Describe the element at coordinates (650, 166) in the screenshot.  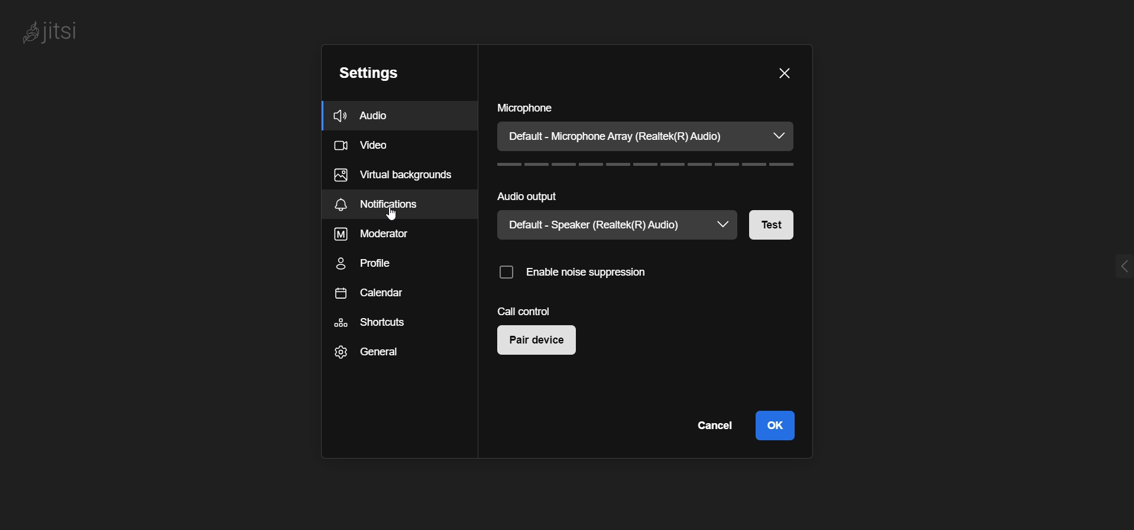
I see `volume` at that location.